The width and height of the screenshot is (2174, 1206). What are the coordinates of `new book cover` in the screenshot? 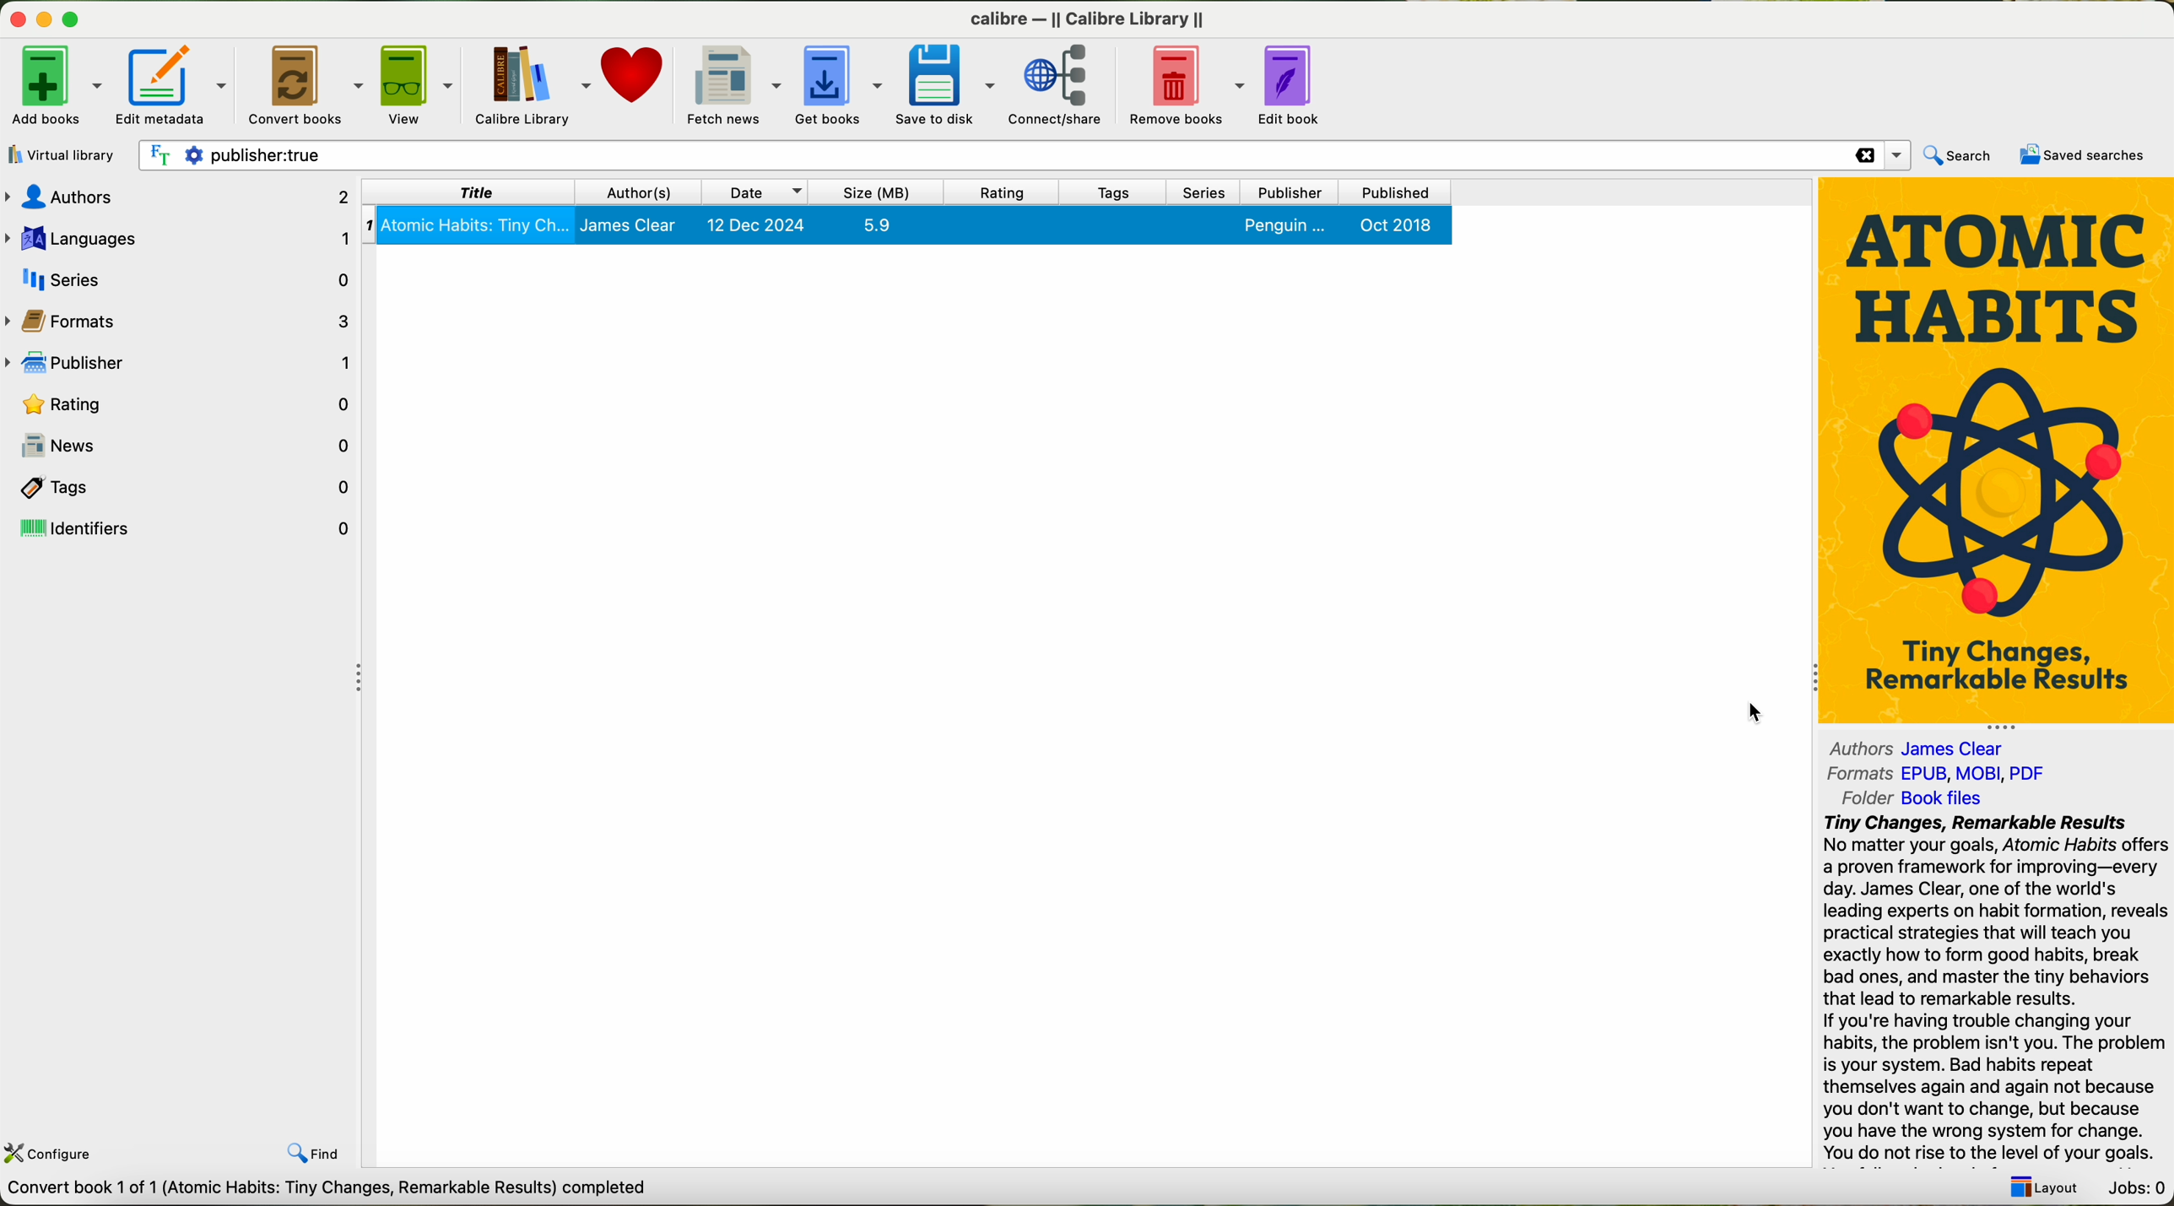 It's located at (1996, 448).